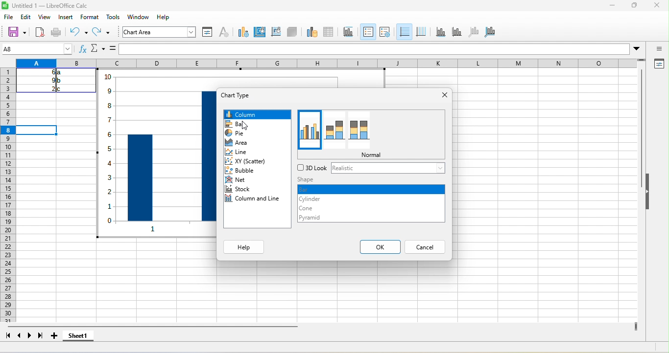 This screenshot has width=669, height=353. What do you see at coordinates (291, 32) in the screenshot?
I see `3d view` at bounding box center [291, 32].